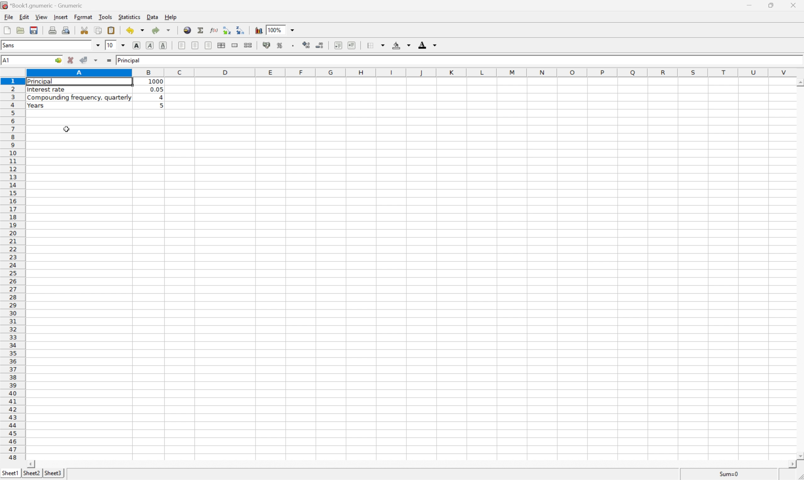 The image size is (804, 480). I want to click on drop down, so click(124, 46).